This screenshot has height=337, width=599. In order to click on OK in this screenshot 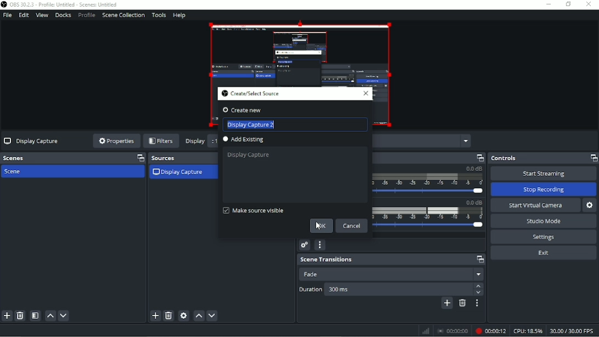, I will do `click(321, 226)`.